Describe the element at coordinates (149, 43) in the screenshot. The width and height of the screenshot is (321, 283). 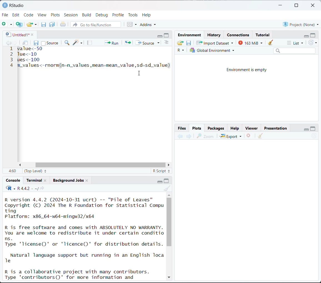
I see `source` at that location.